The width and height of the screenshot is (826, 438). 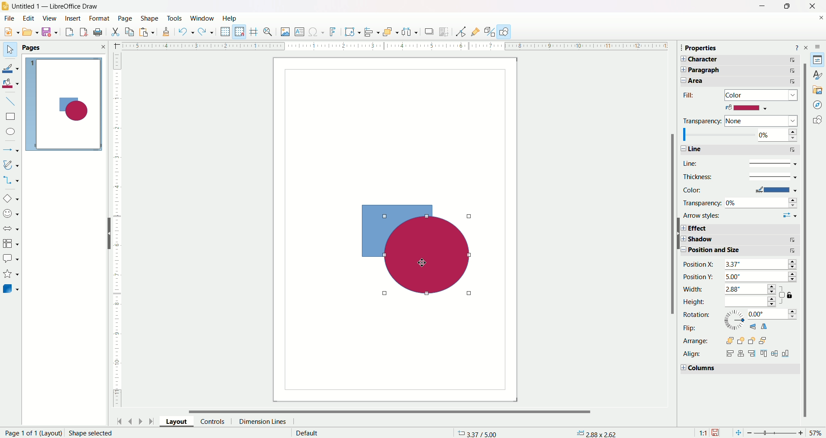 What do you see at coordinates (304, 433) in the screenshot?
I see `default` at bounding box center [304, 433].